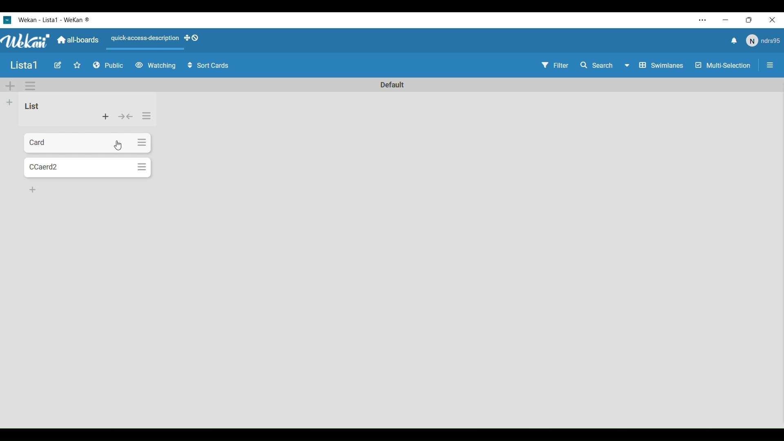 Image resolution: width=784 pixels, height=441 pixels. Describe the element at coordinates (10, 102) in the screenshot. I see `Add` at that location.